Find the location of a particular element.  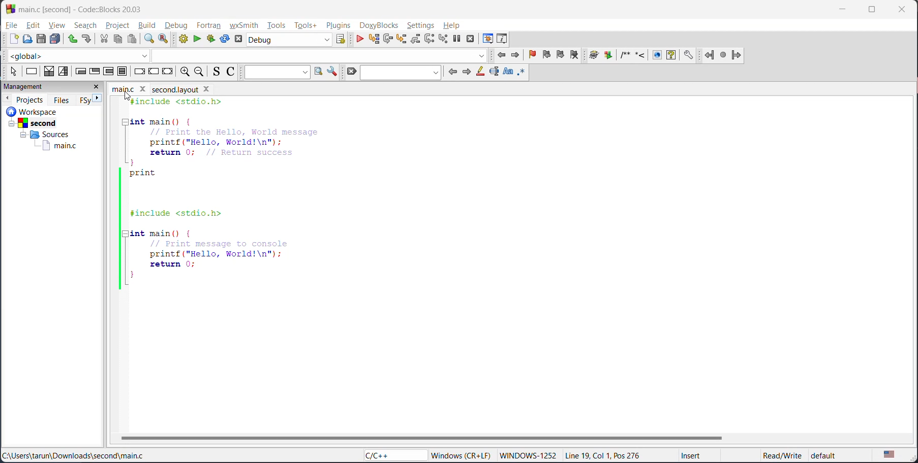

edit is located at coordinates (36, 24).